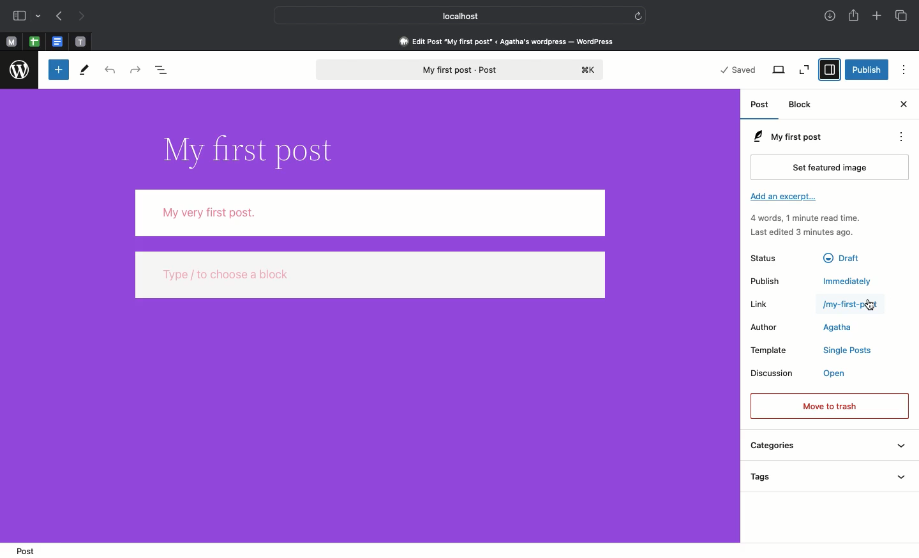 Image resolution: width=919 pixels, height=558 pixels. I want to click on Categories, so click(828, 446).